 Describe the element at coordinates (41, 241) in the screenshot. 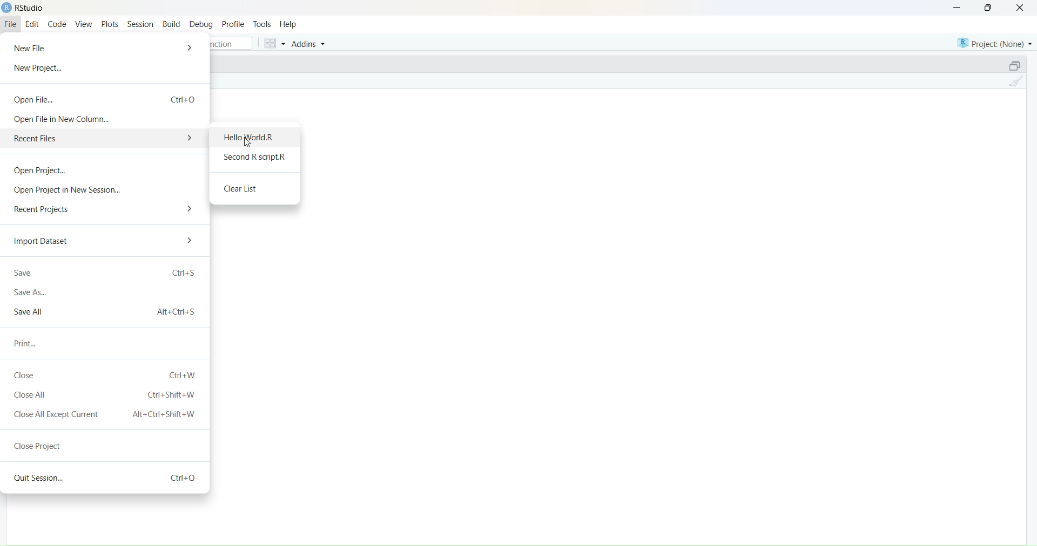

I see `Import Dataset` at that location.